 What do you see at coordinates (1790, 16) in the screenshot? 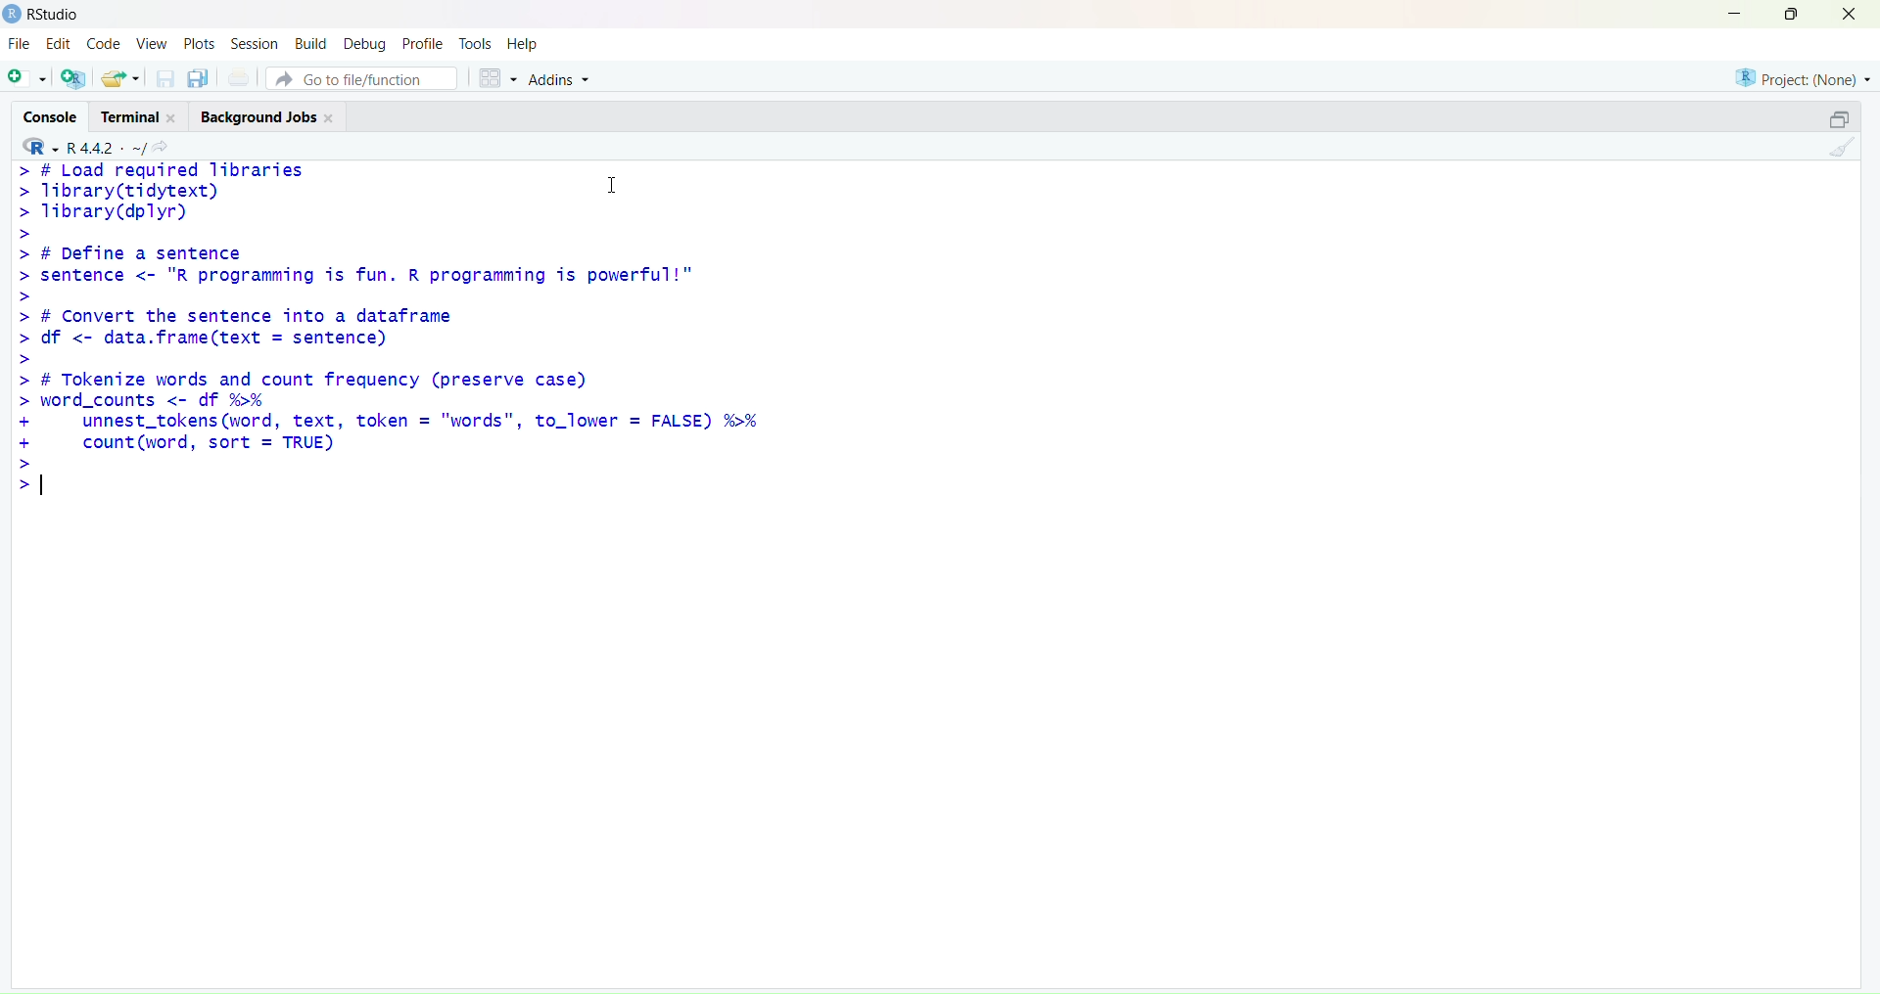
I see `maximize` at bounding box center [1790, 16].